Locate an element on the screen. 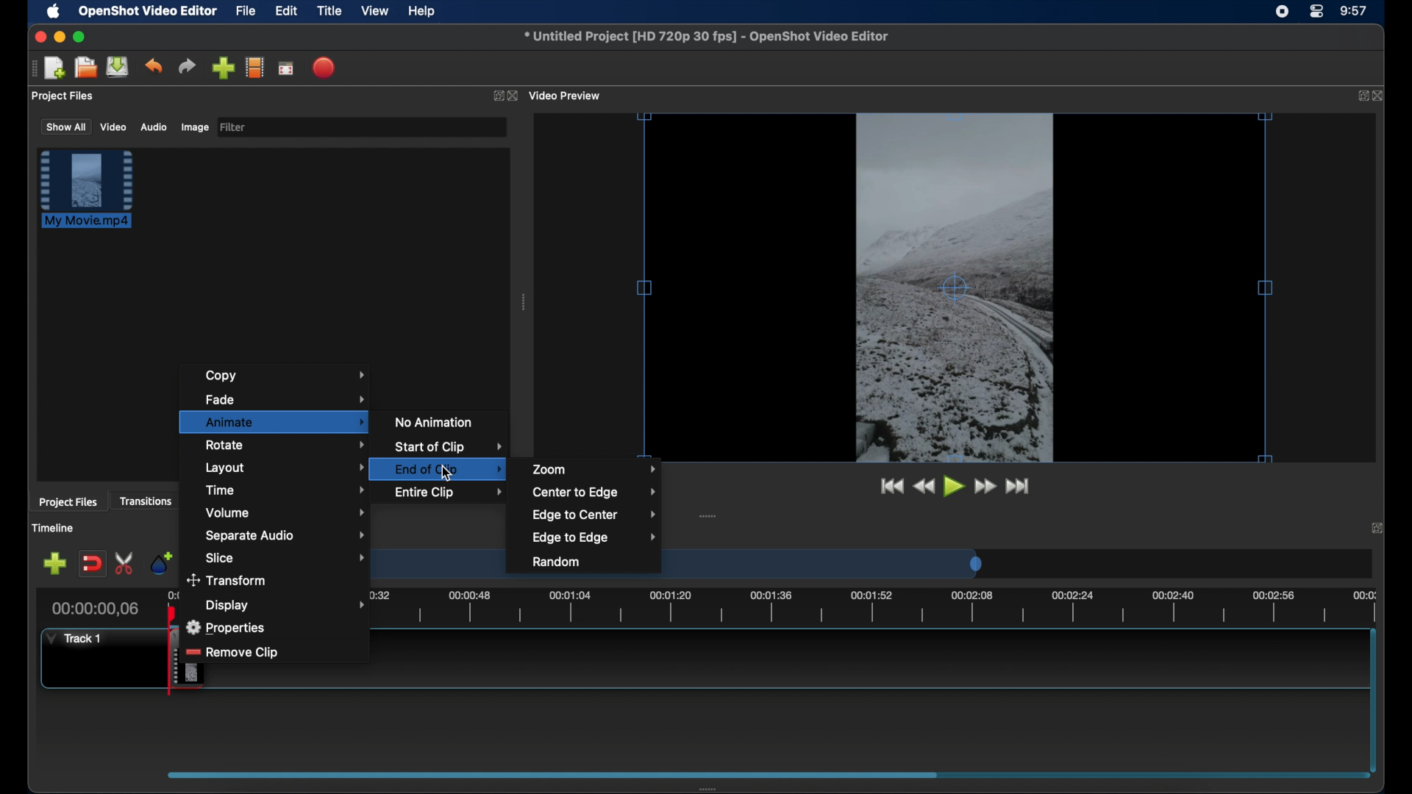  volume menu is located at coordinates (285, 513).